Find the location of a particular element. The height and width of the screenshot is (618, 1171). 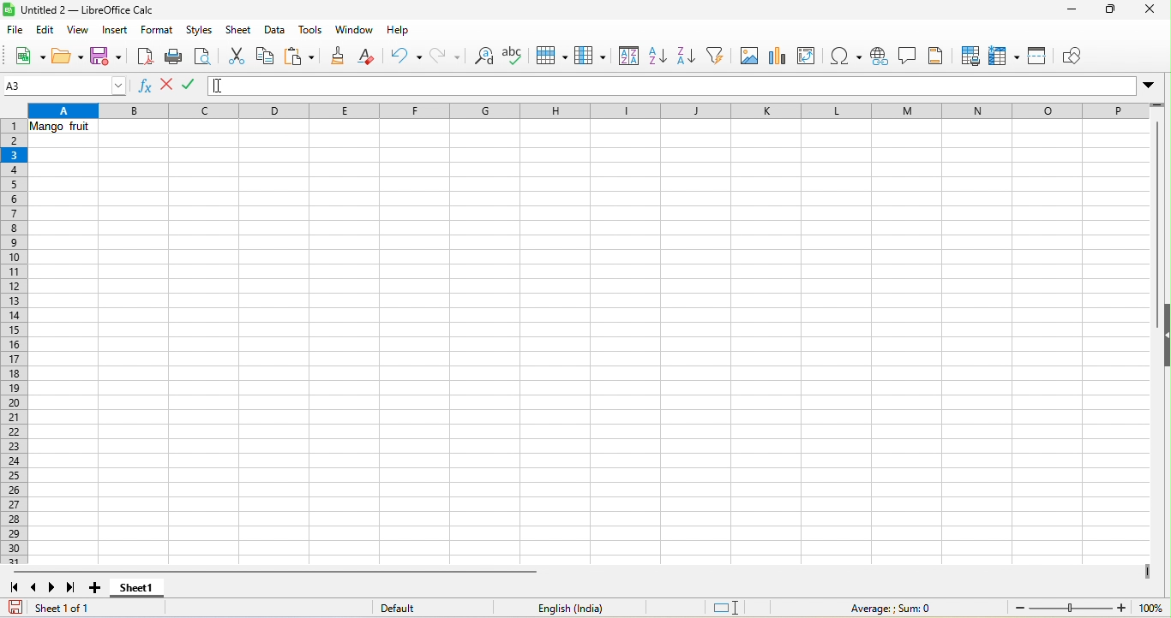

scroll to first sheet is located at coordinates (15, 589).